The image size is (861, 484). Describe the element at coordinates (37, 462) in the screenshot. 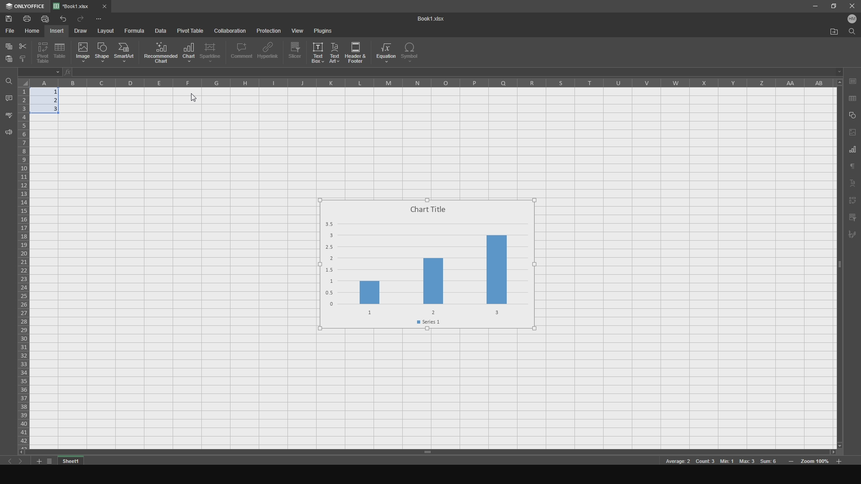

I see `add tab` at that location.